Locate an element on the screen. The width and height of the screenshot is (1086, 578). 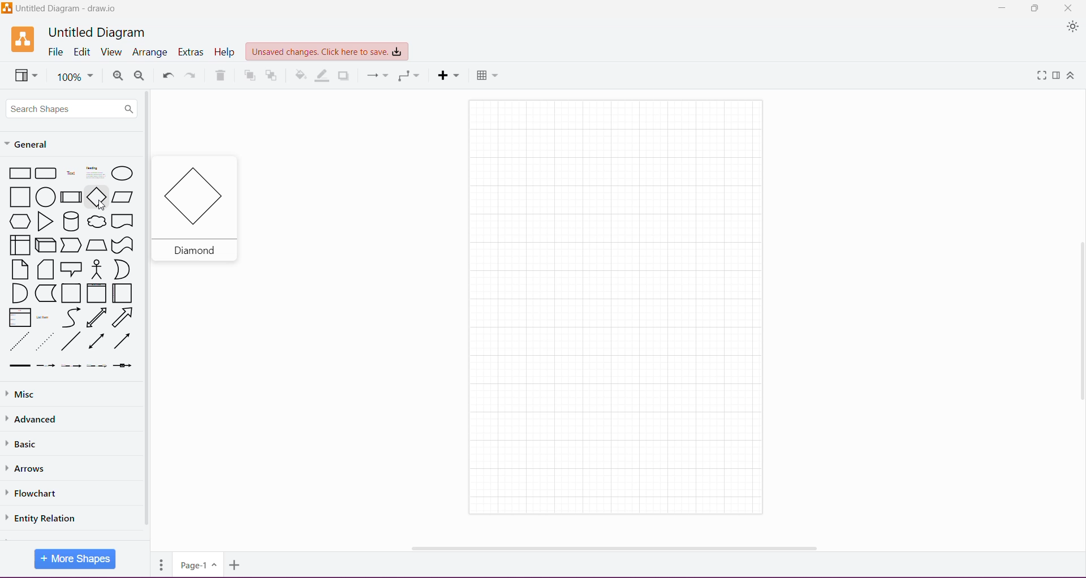
Fullscreen is located at coordinates (1041, 76).